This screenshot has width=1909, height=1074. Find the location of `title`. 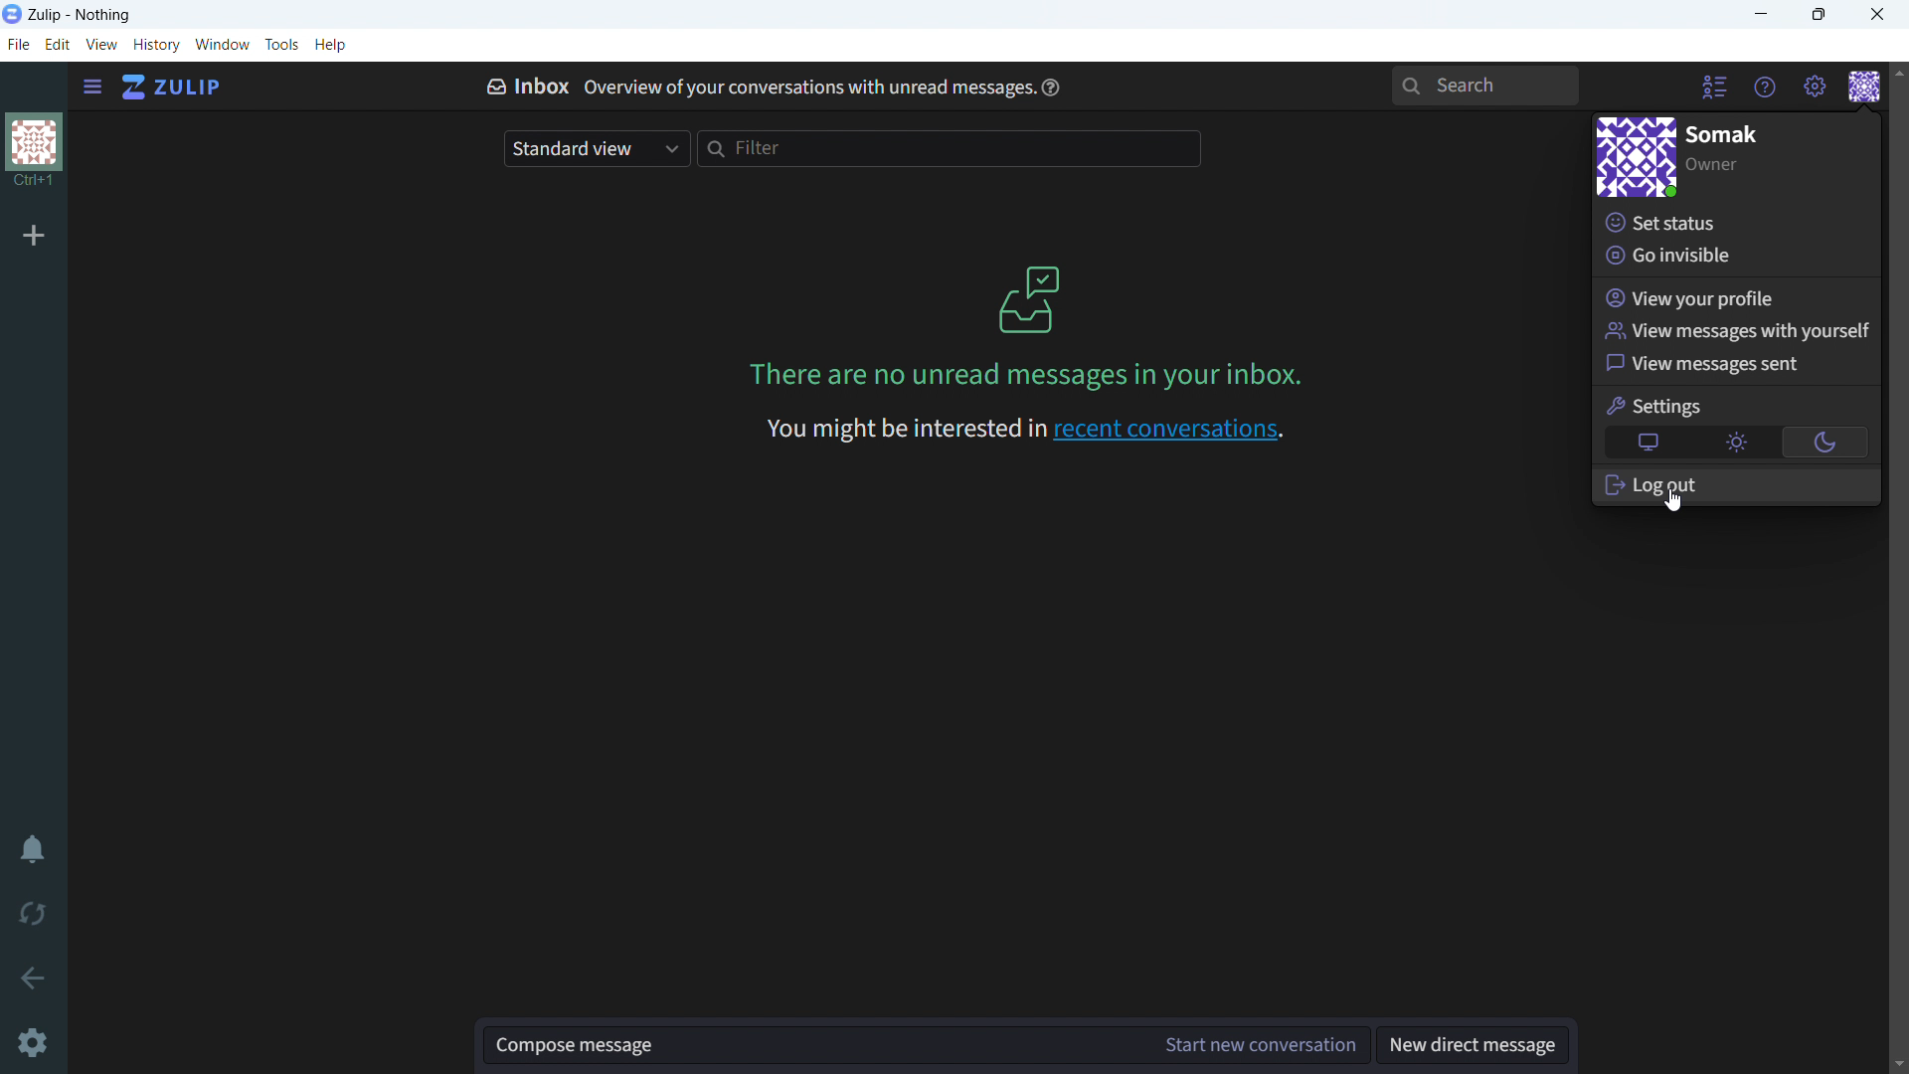

title is located at coordinates (81, 16).